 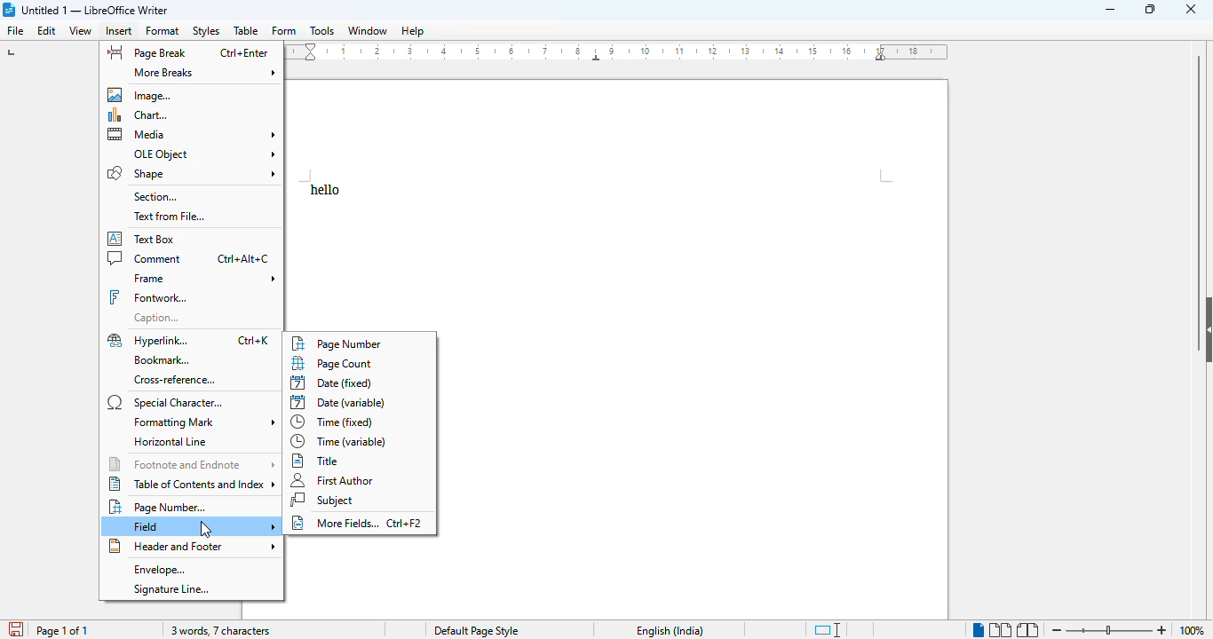 What do you see at coordinates (16, 629) in the screenshot?
I see `click to save document` at bounding box center [16, 629].